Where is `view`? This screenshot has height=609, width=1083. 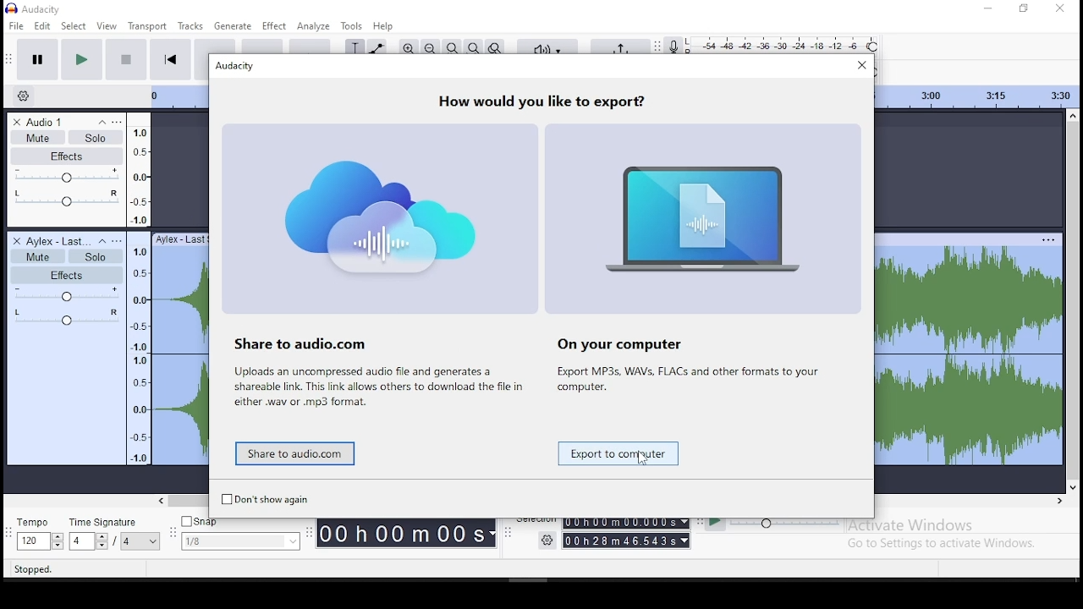
view is located at coordinates (107, 27).